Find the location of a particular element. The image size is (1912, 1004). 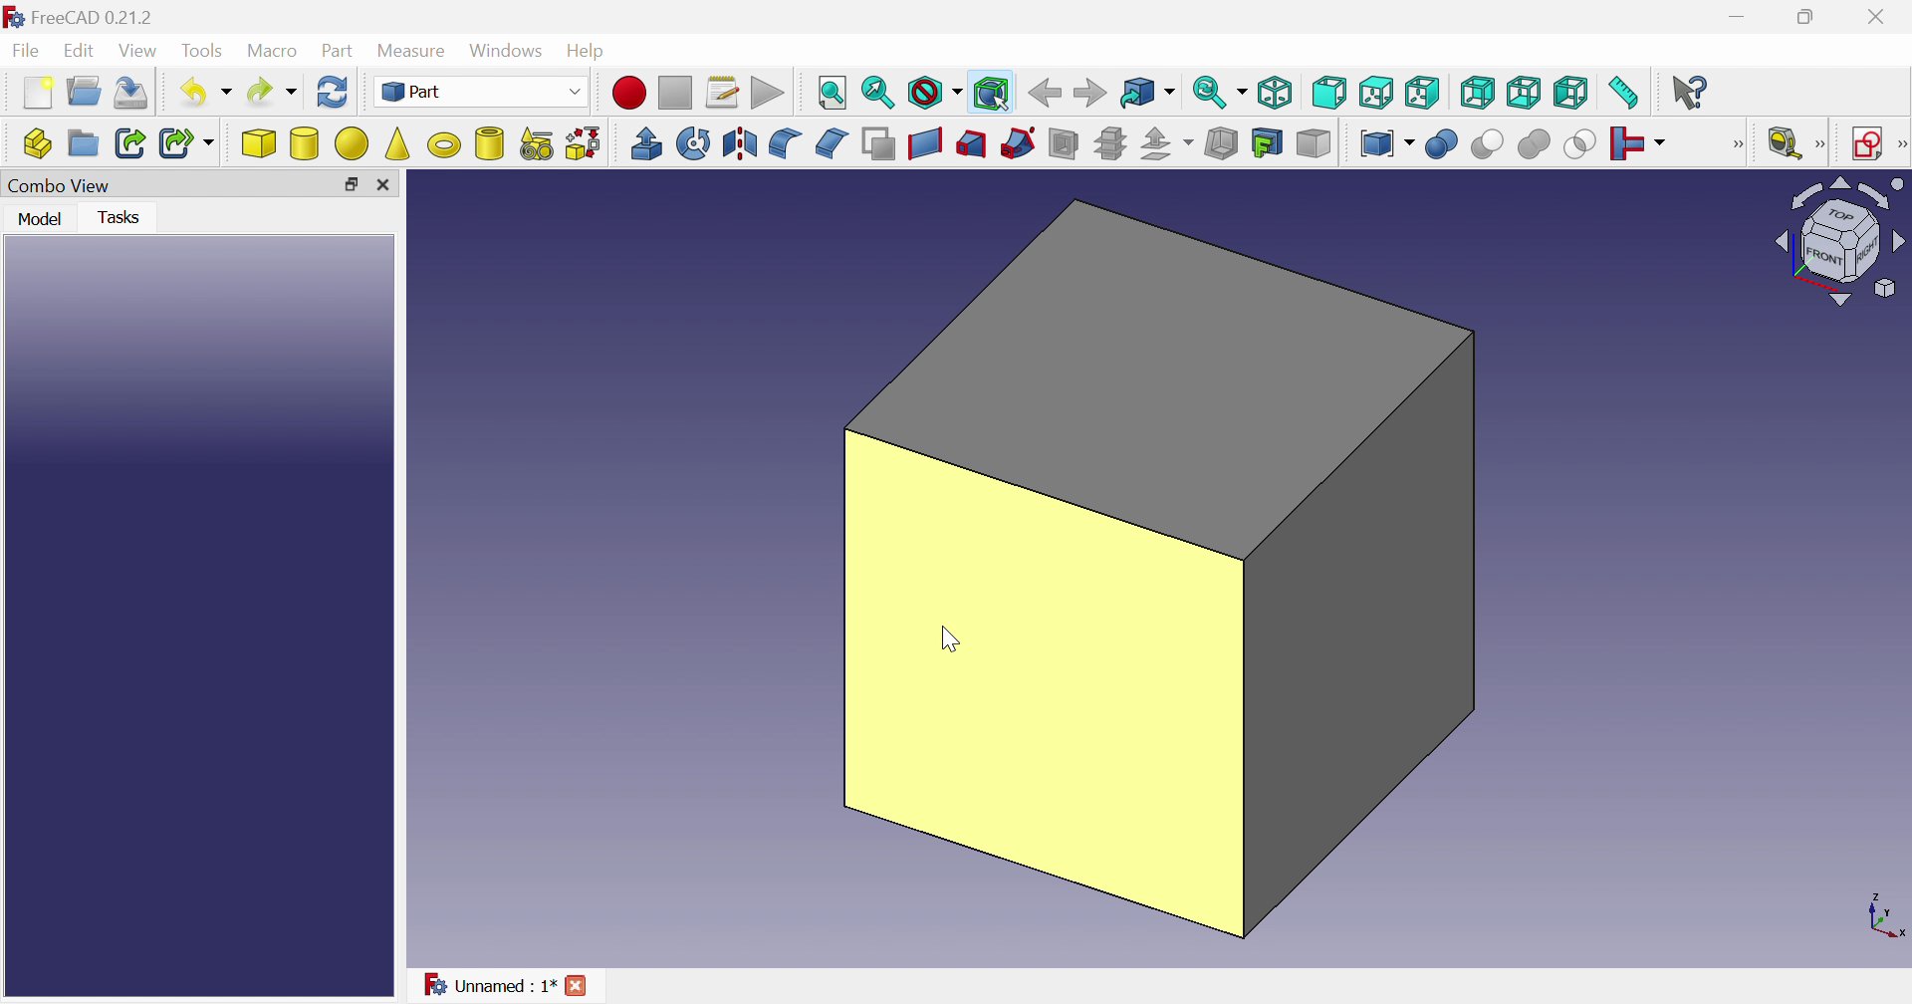

Make link is located at coordinates (132, 142).